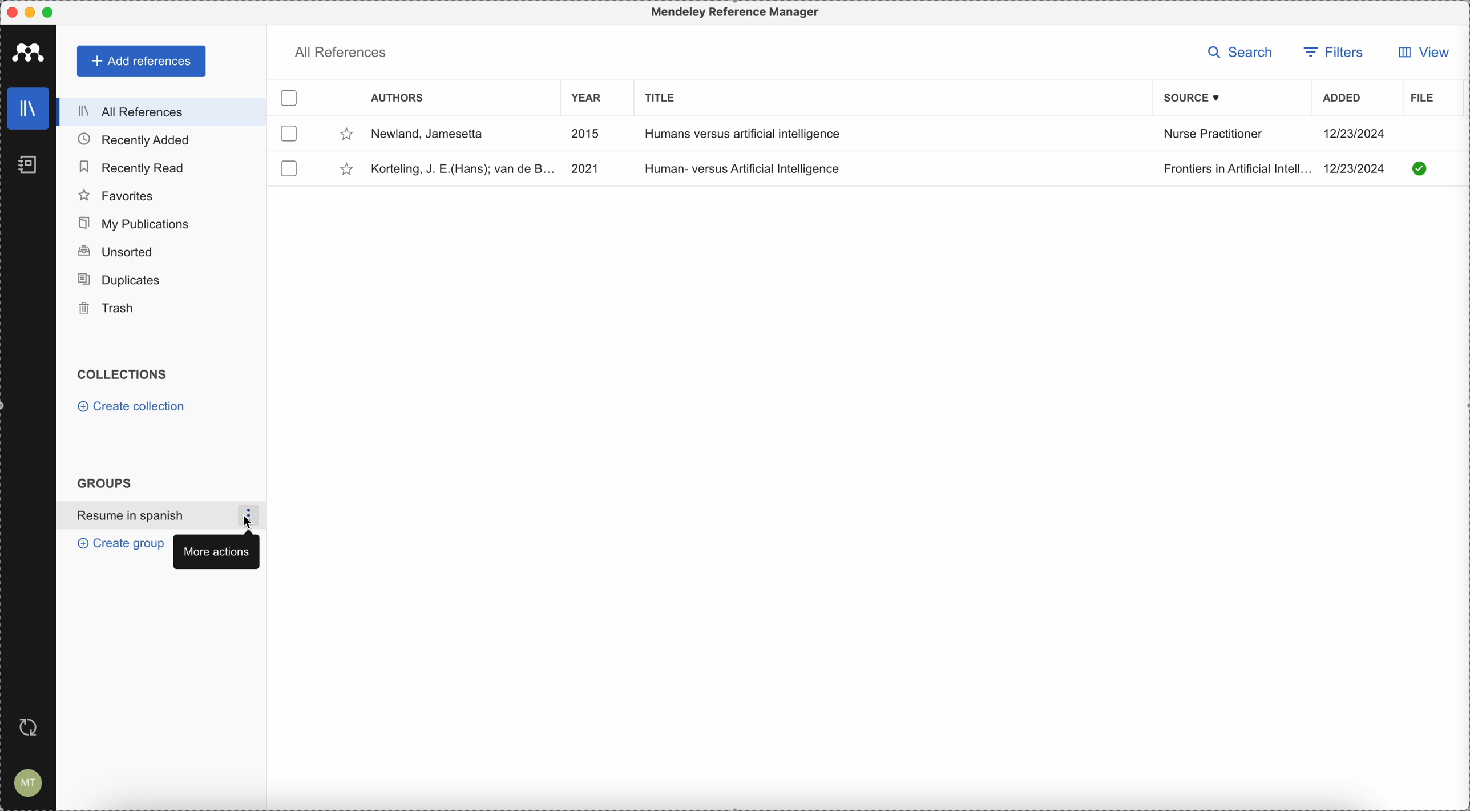 The width and height of the screenshot is (1470, 811). Describe the element at coordinates (254, 515) in the screenshot. I see `click on more options` at that location.